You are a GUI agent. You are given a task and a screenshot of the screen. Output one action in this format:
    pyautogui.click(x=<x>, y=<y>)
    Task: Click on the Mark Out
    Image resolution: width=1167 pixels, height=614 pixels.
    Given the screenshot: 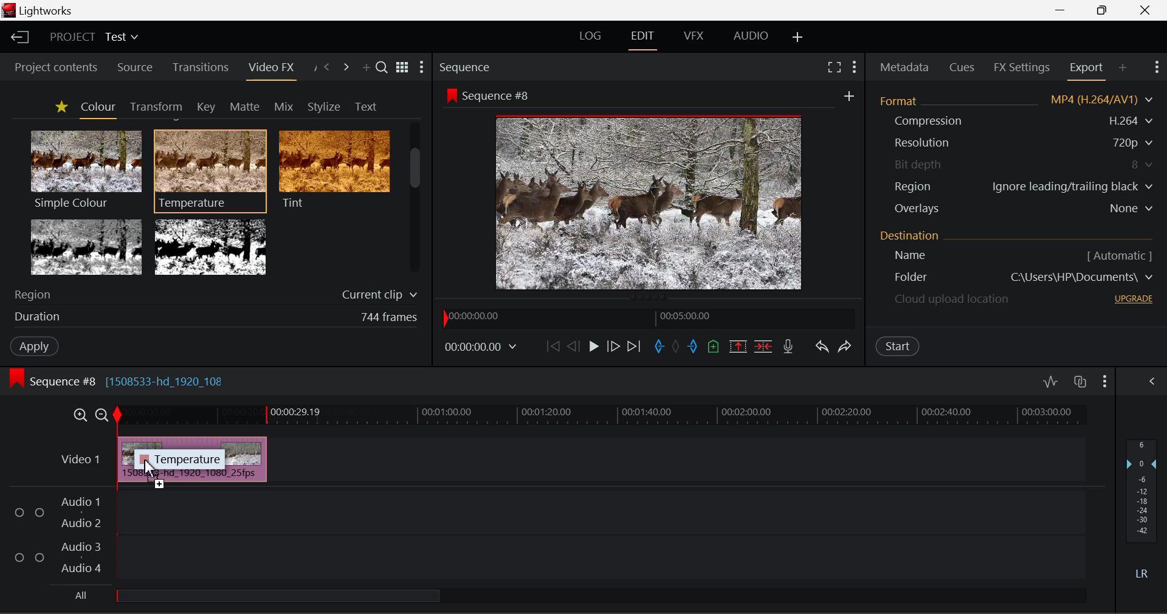 What is the action you would take?
    pyautogui.click(x=693, y=349)
    